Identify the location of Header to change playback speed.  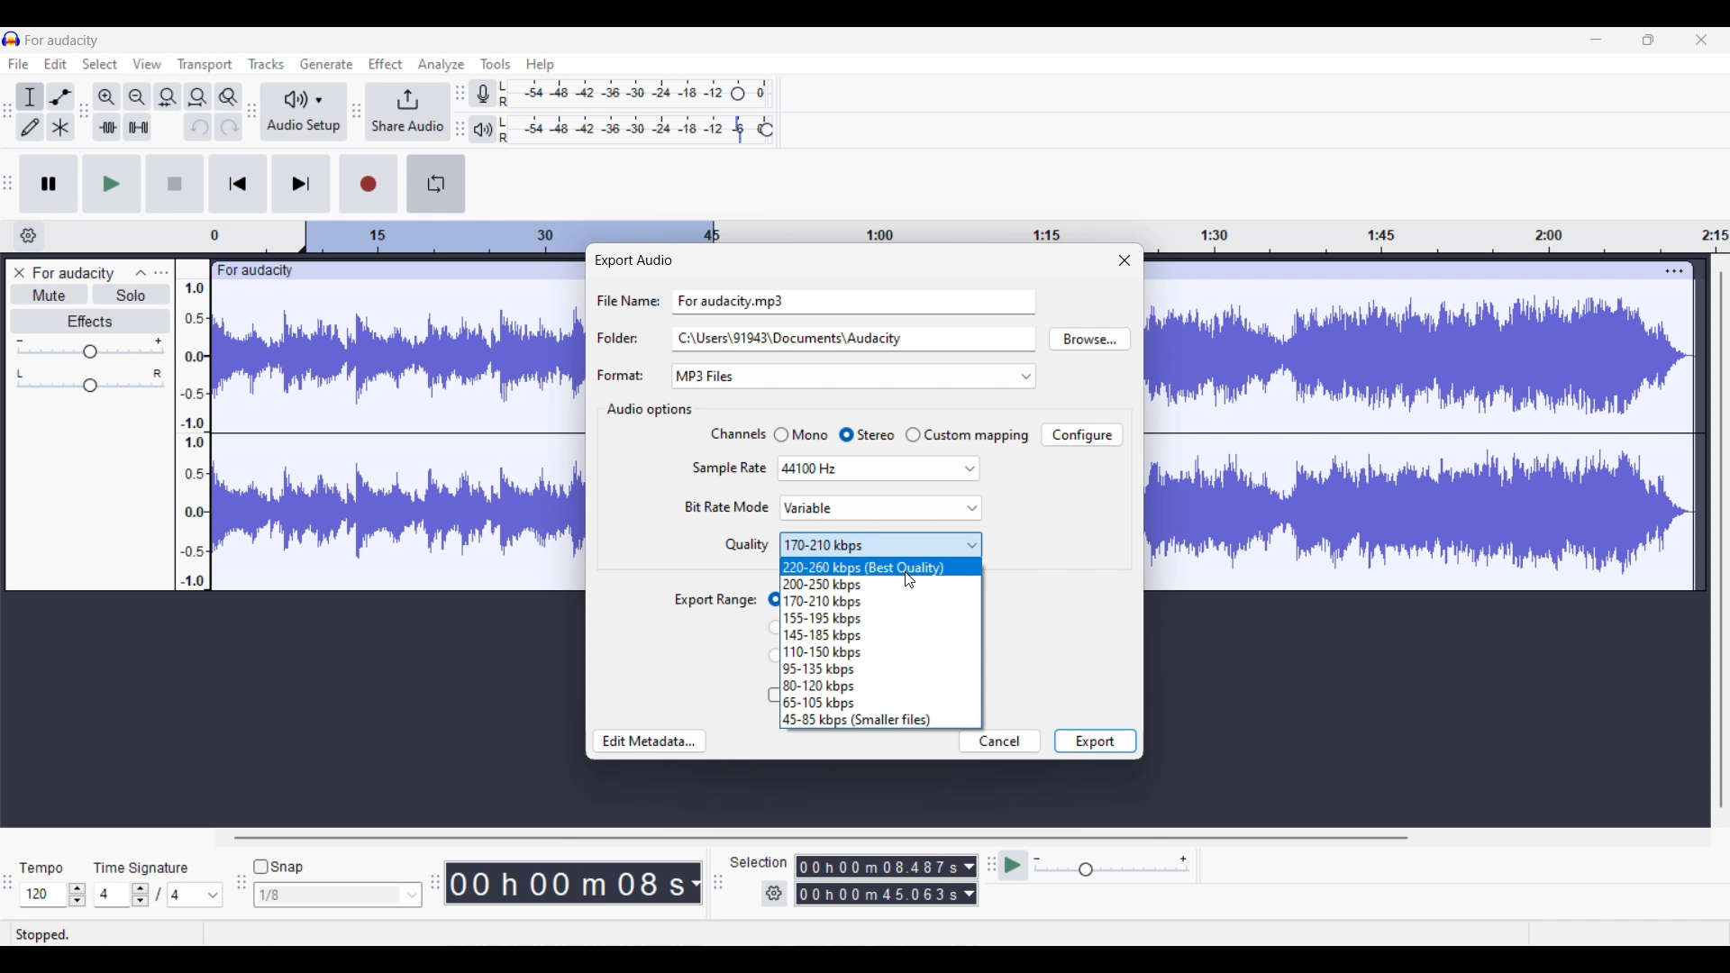
(766, 130).